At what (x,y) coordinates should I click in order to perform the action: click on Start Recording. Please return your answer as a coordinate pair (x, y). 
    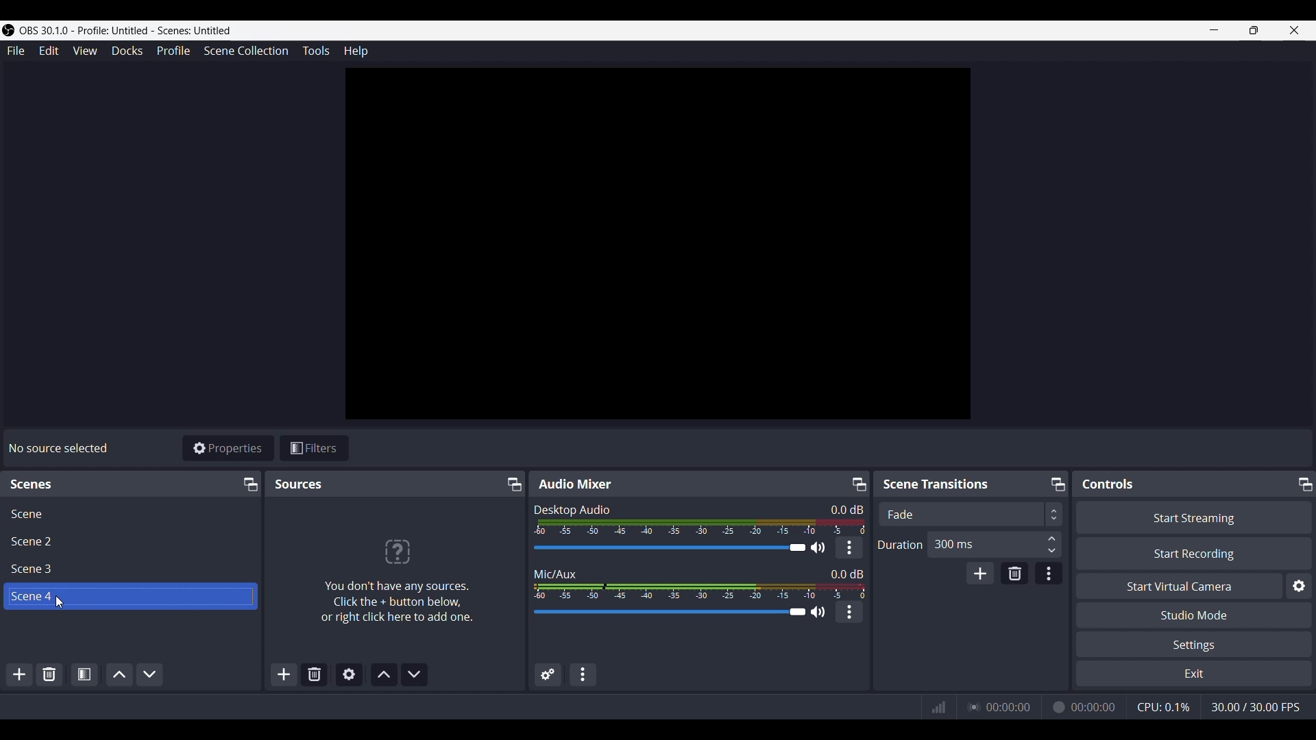
    Looking at the image, I should click on (1195, 553).